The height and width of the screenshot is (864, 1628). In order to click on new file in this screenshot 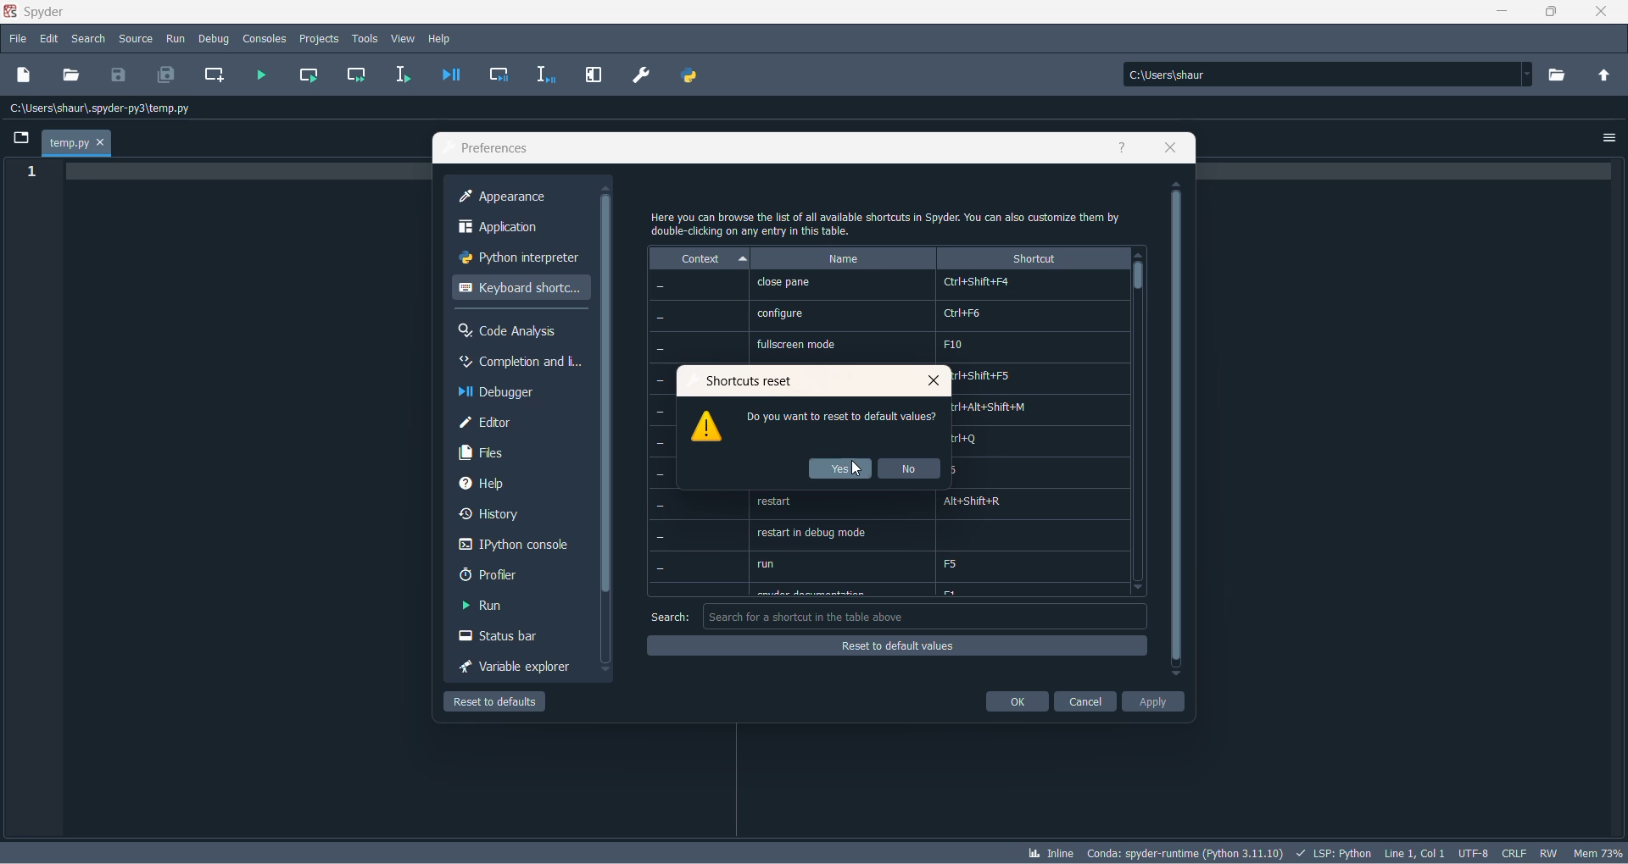, I will do `click(24, 75)`.